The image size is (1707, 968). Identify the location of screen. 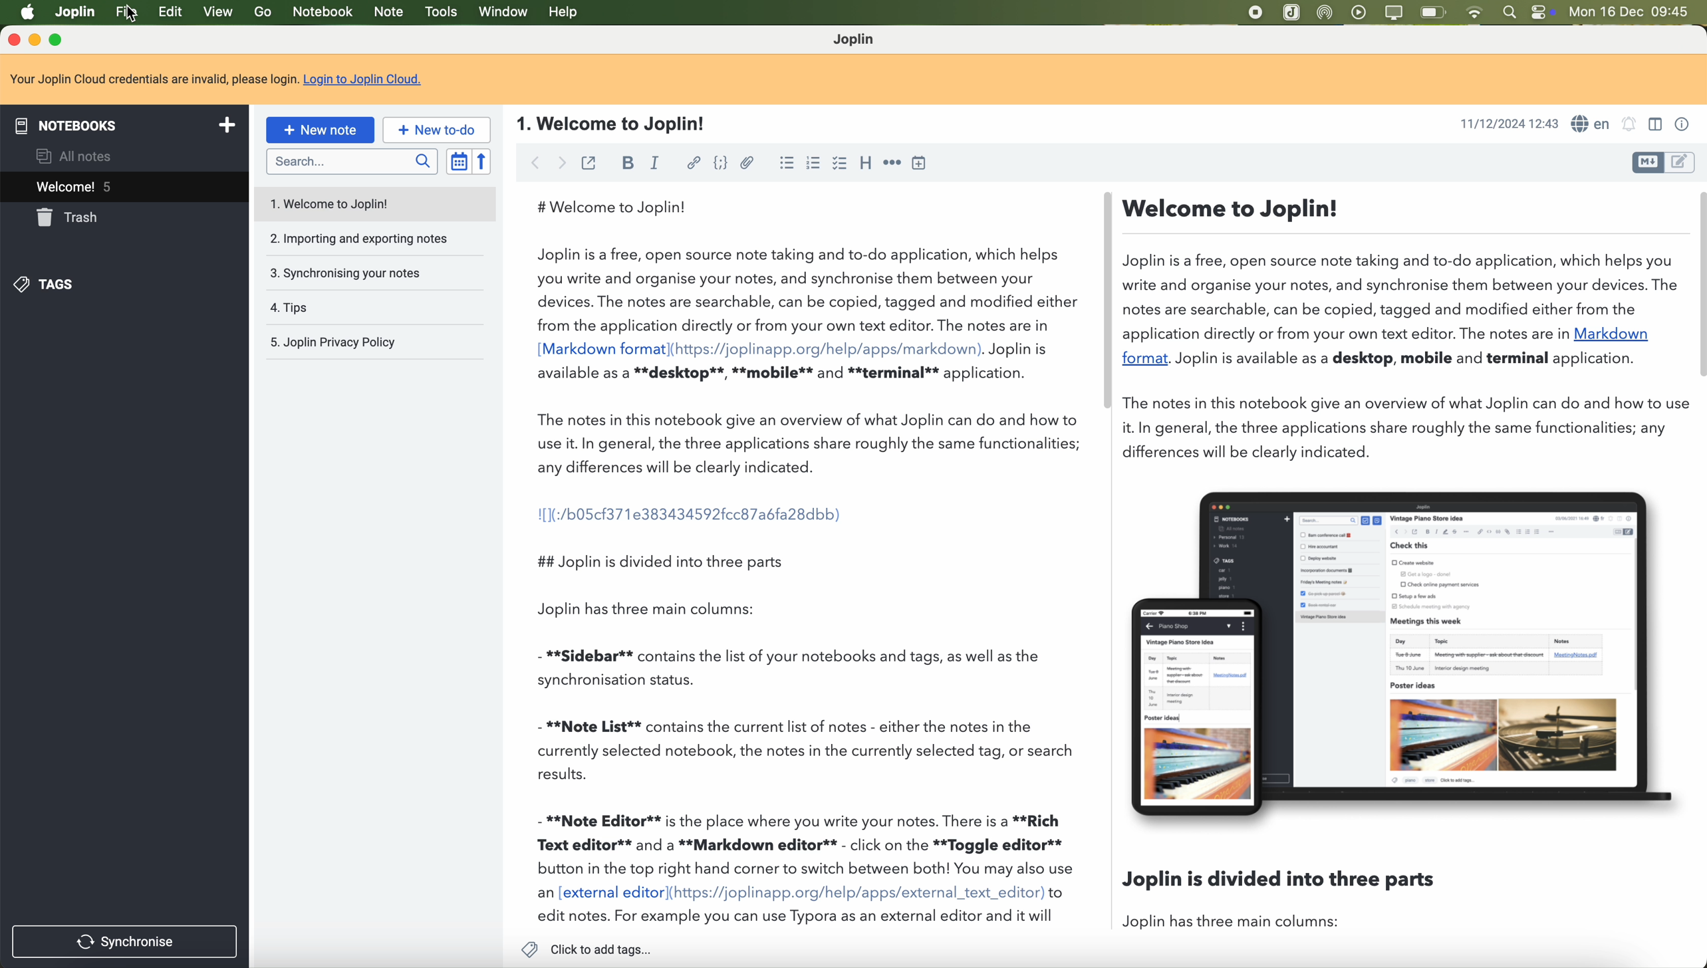
(1394, 13).